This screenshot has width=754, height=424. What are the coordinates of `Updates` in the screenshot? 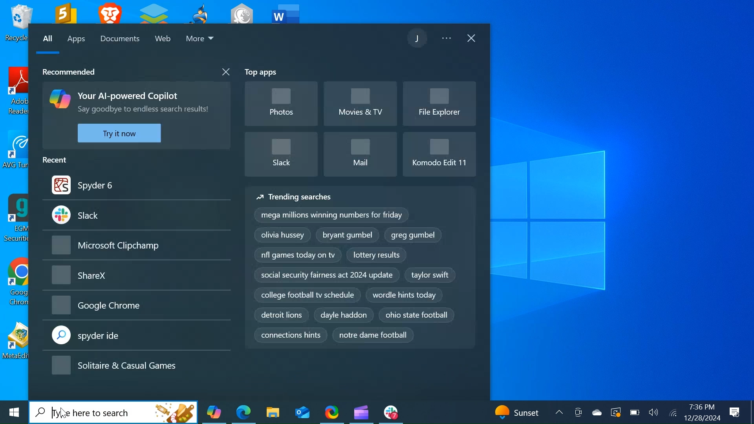 It's located at (522, 411).